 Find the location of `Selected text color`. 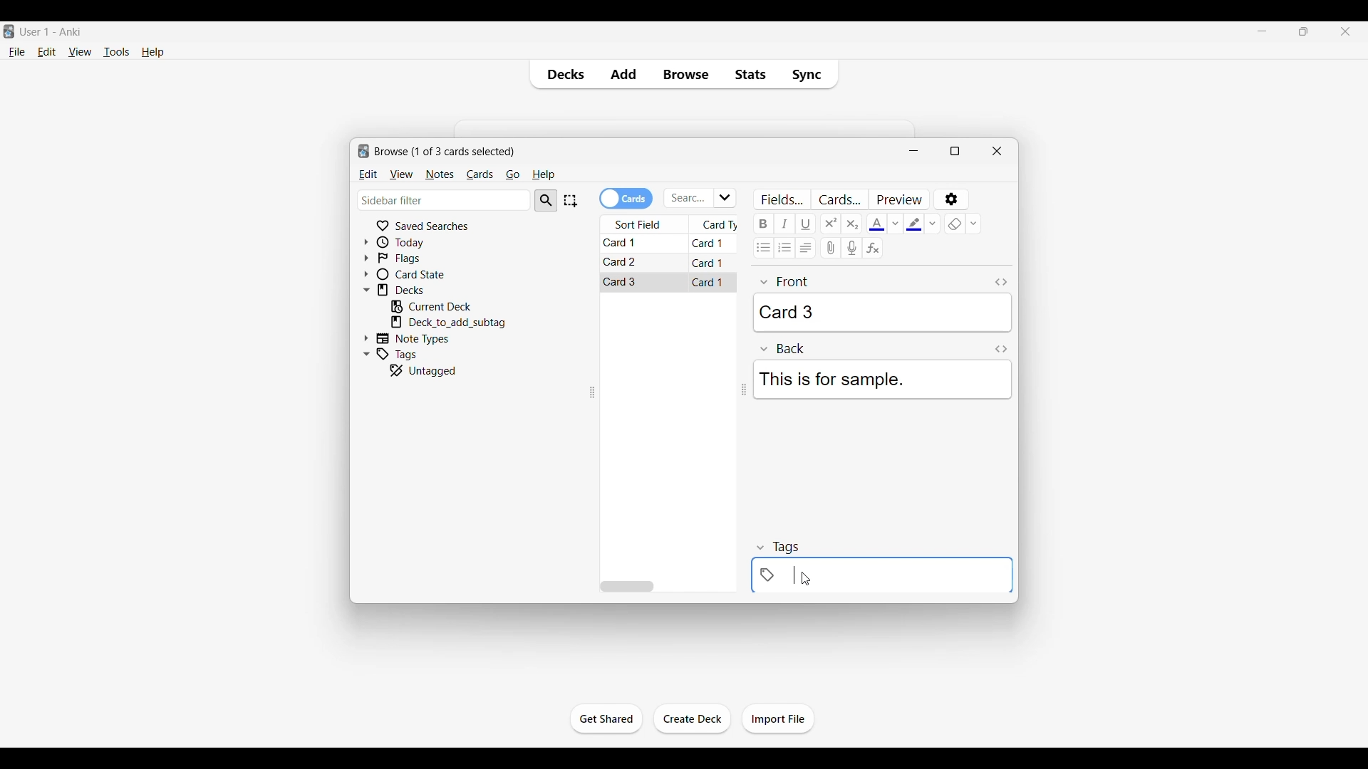

Selected text color is located at coordinates (876, 224).